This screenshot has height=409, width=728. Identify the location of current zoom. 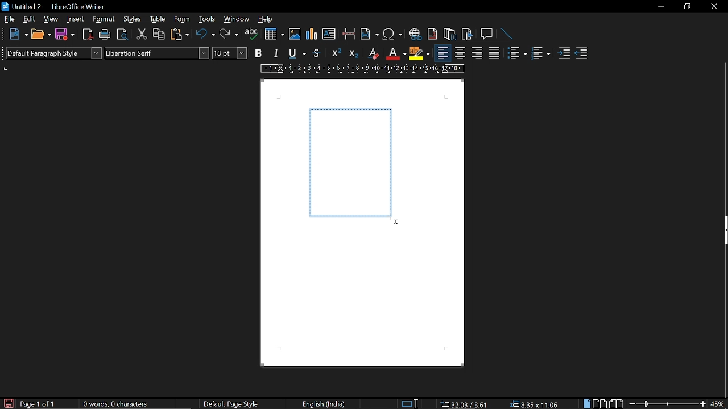
(718, 404).